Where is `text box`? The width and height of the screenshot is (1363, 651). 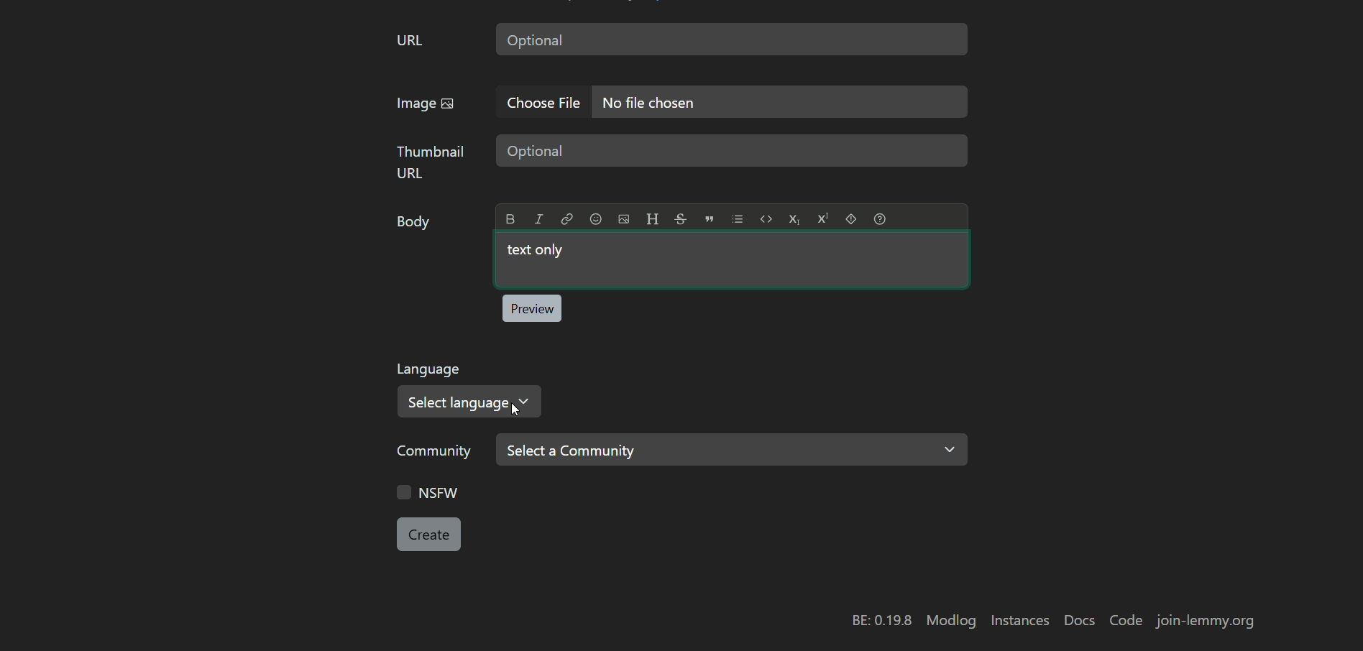 text box is located at coordinates (731, 260).